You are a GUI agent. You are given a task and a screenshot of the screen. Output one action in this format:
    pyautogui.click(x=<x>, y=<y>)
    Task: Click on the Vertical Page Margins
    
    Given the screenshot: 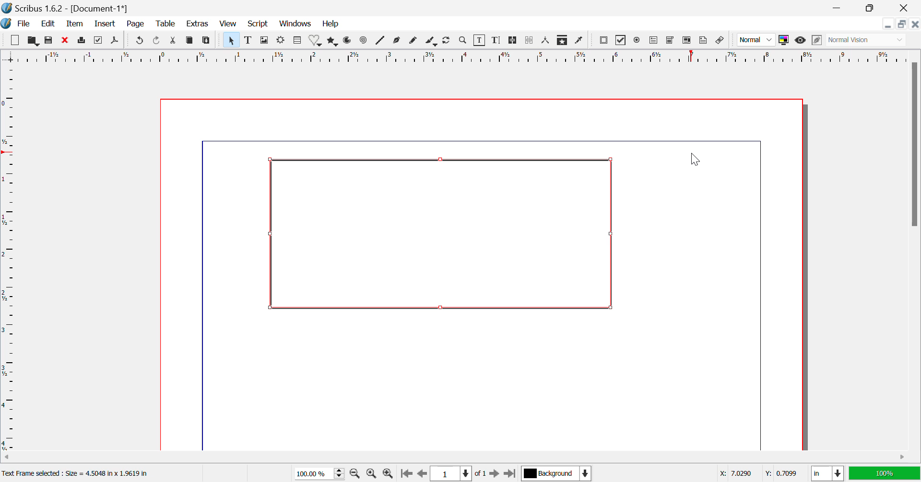 What is the action you would take?
    pyautogui.click(x=458, y=57)
    